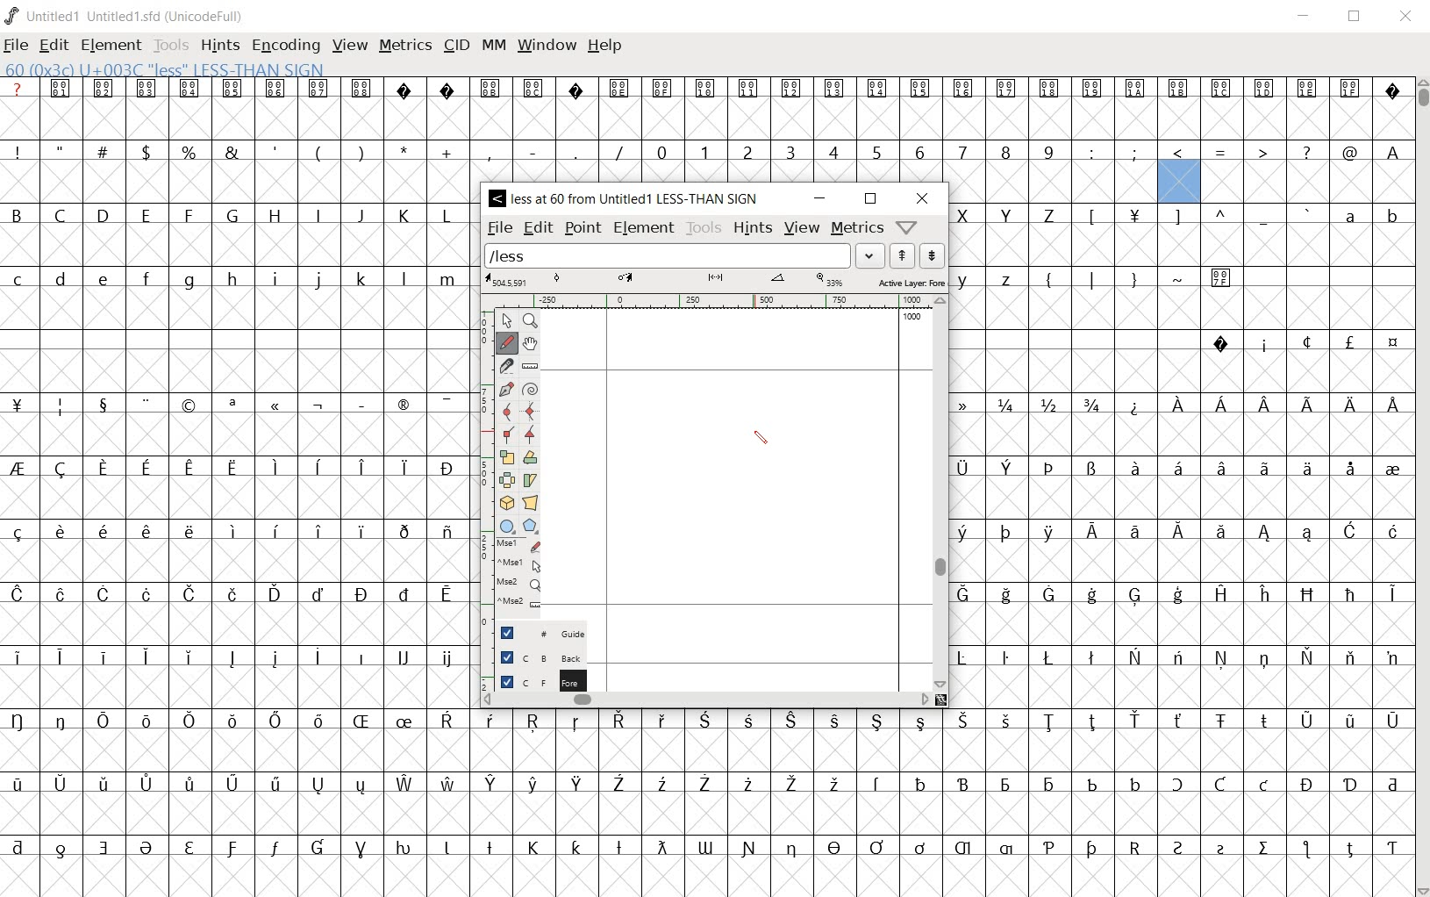  Describe the element at coordinates (237, 276) in the screenshot. I see `small letter c - z` at that location.